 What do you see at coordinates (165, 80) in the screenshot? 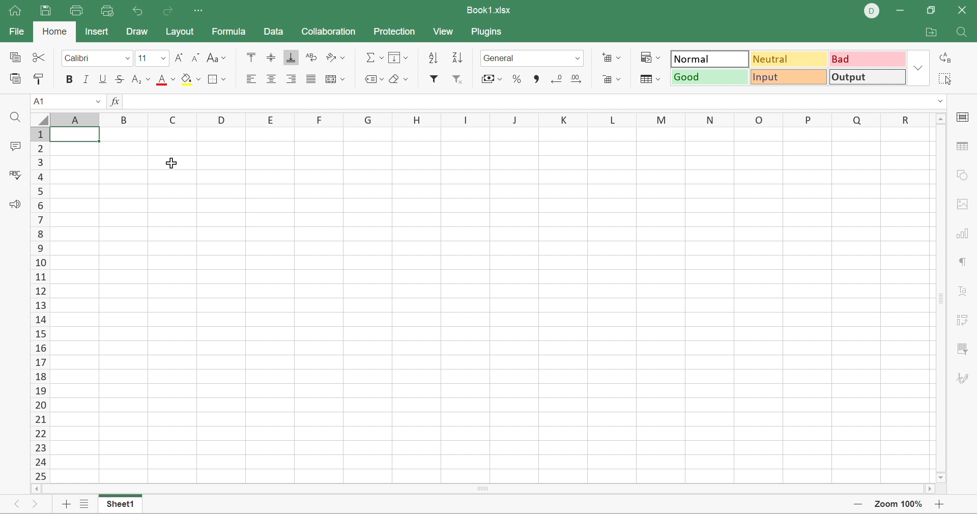
I see `Font color` at bounding box center [165, 80].